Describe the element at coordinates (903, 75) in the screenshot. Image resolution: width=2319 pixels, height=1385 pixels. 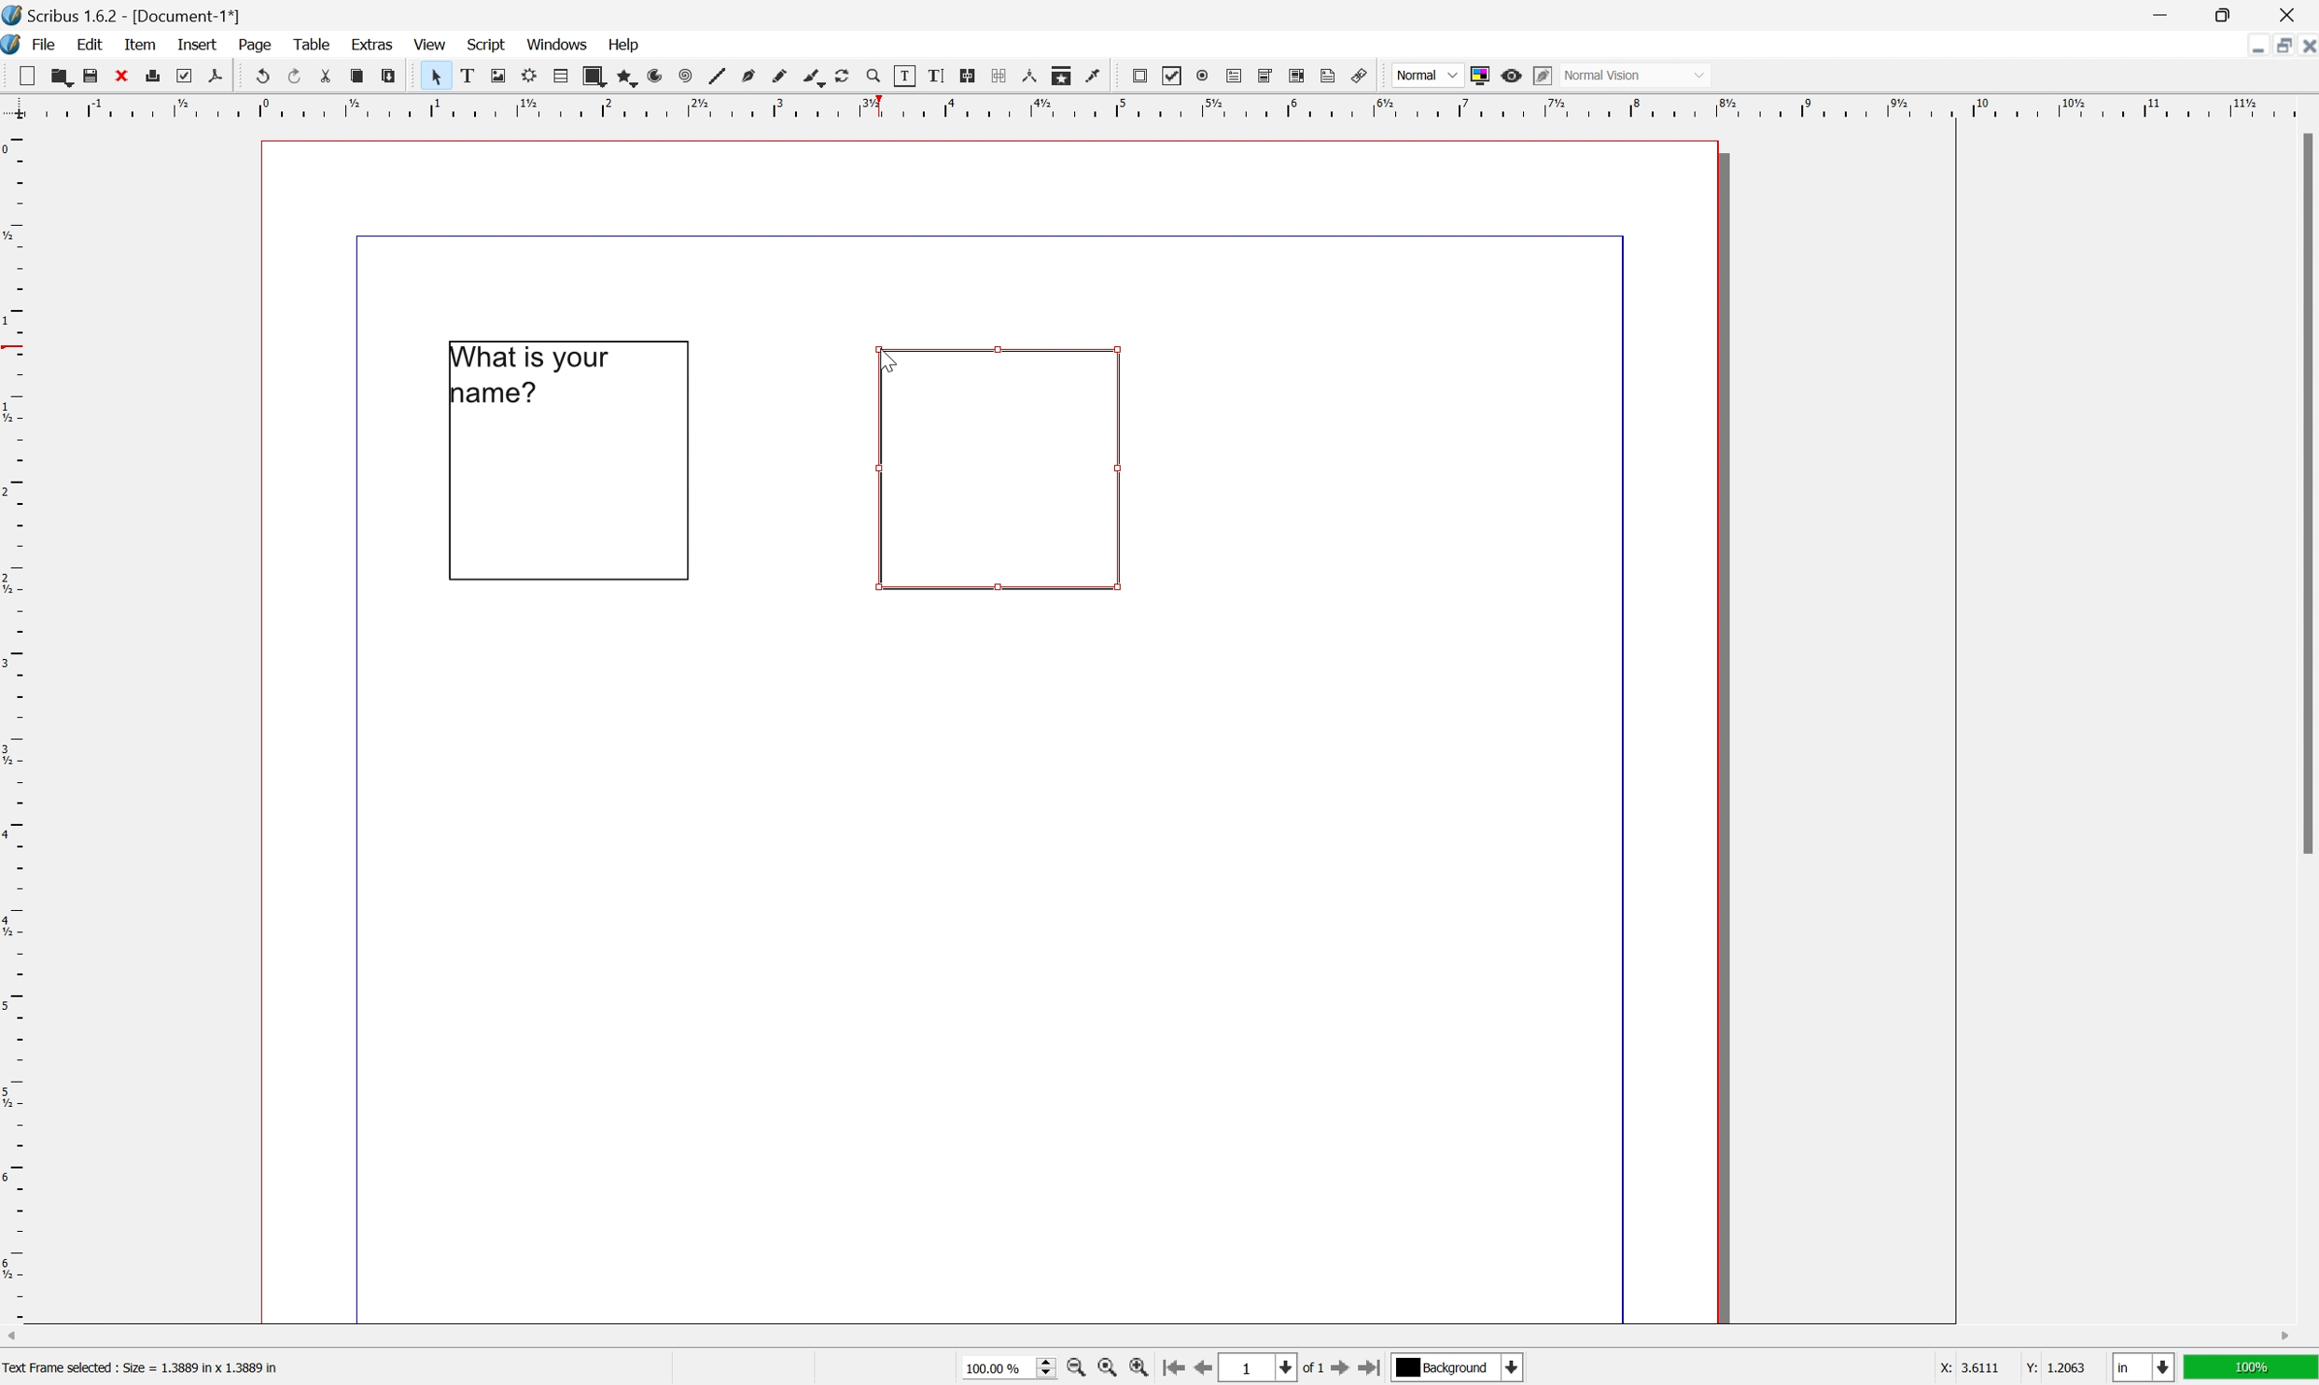
I see `edit contents of frame` at that location.